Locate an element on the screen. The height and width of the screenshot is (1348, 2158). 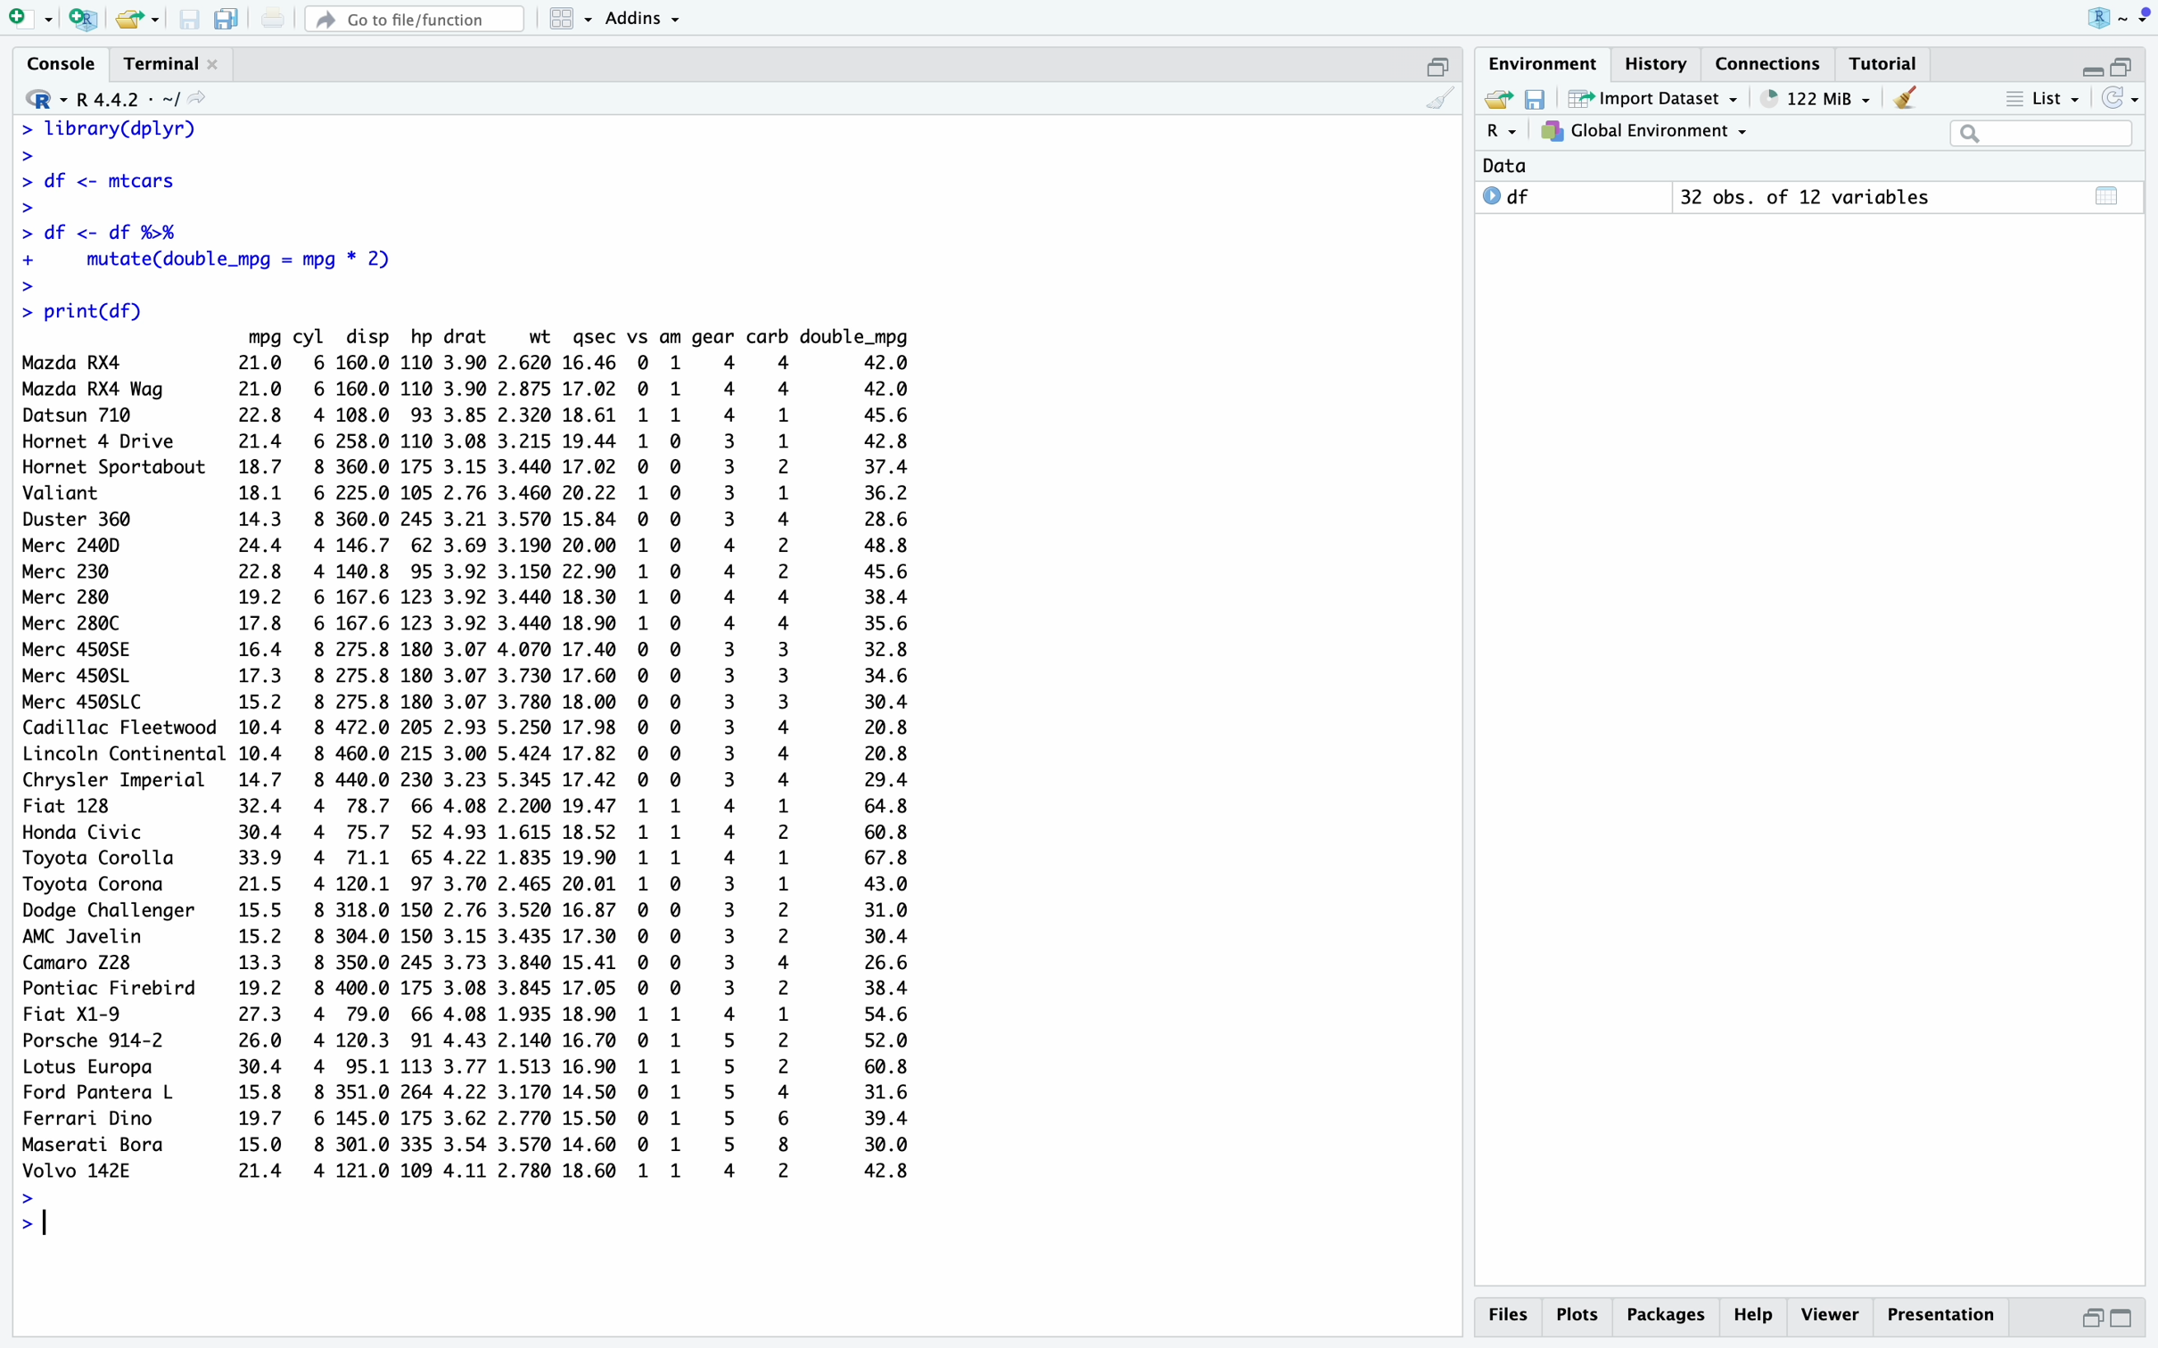
switch to full view is located at coordinates (2123, 1319).